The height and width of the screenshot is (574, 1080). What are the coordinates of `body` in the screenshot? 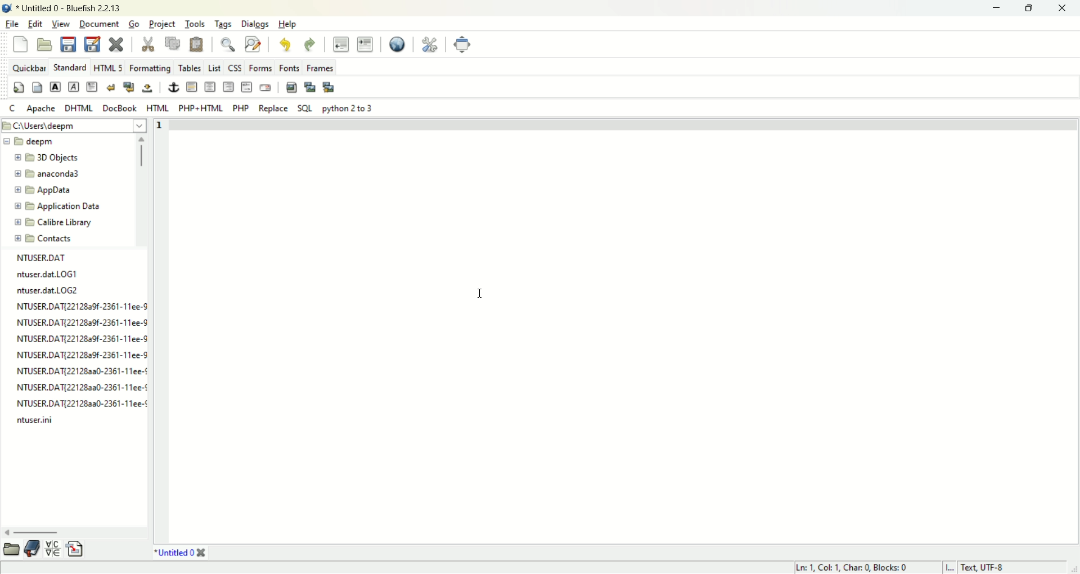 It's located at (37, 88).